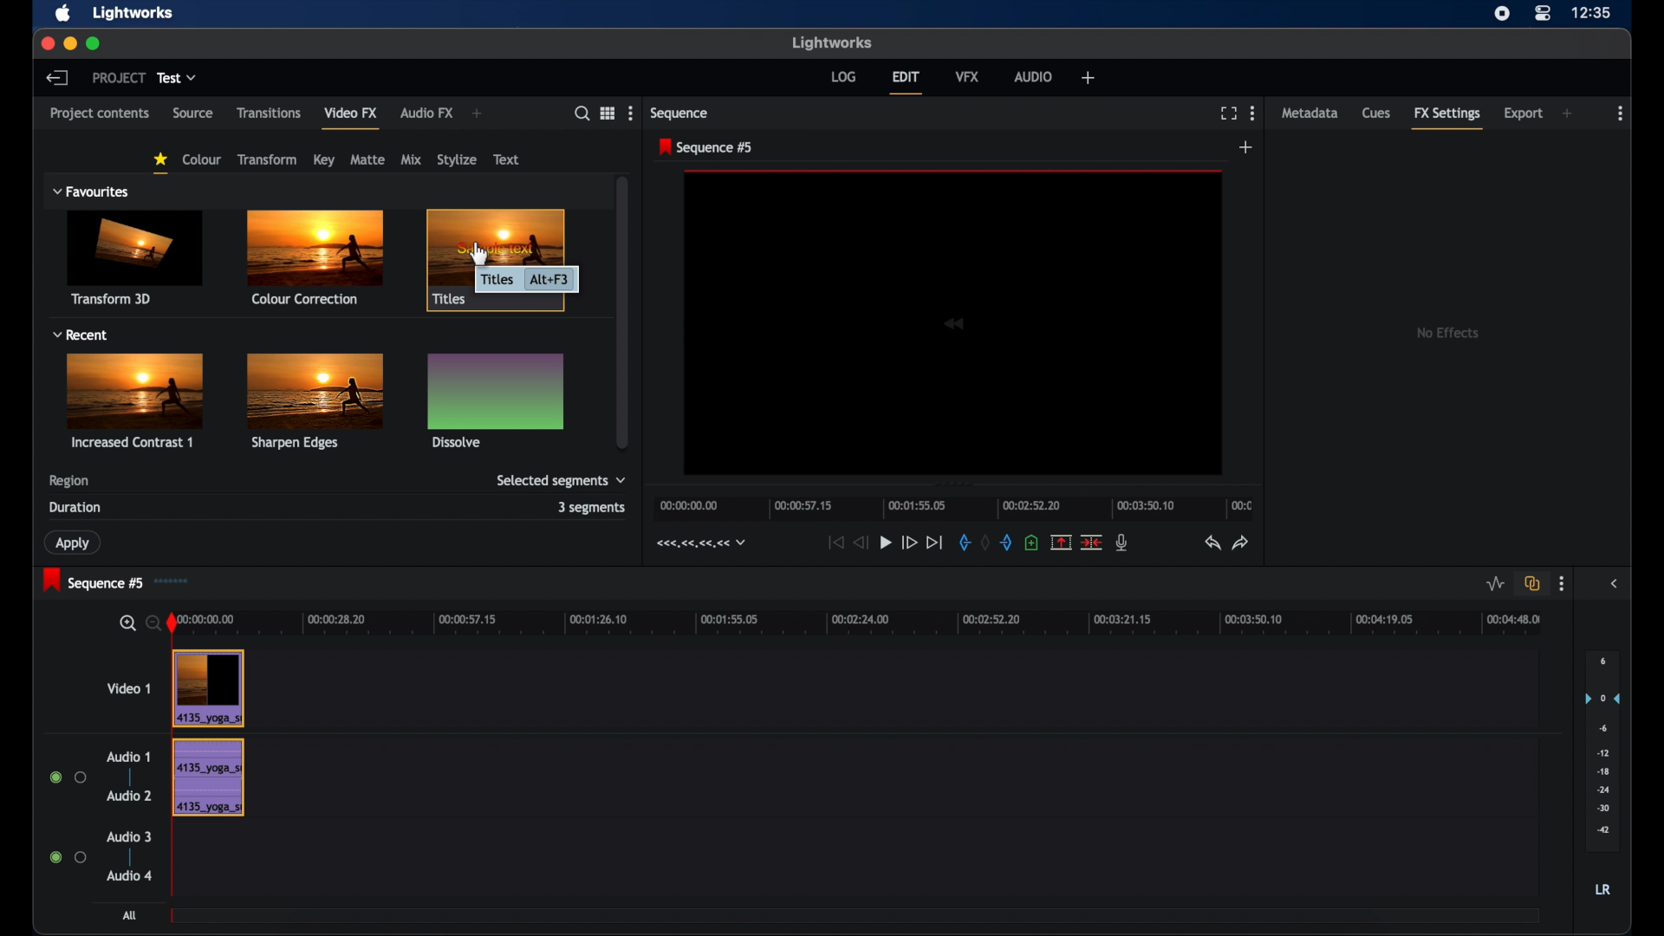 The image size is (1664, 936). What do you see at coordinates (934, 542) in the screenshot?
I see `jump to end` at bounding box center [934, 542].